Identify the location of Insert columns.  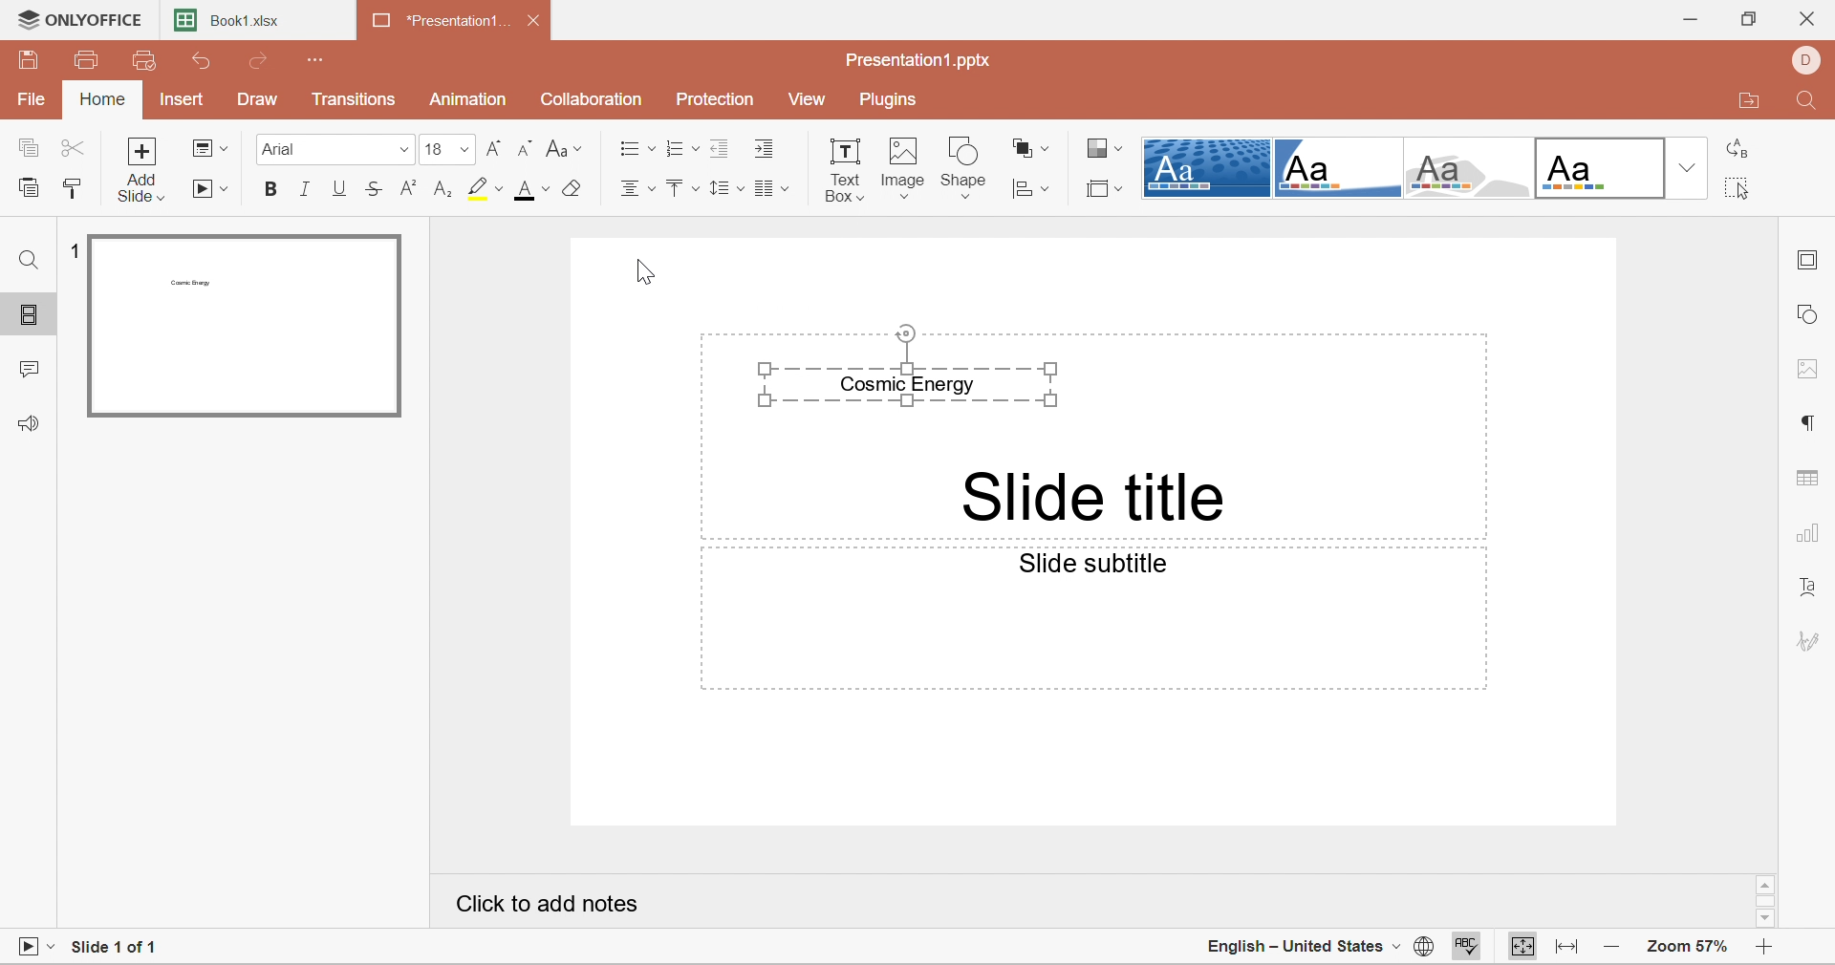
(775, 190).